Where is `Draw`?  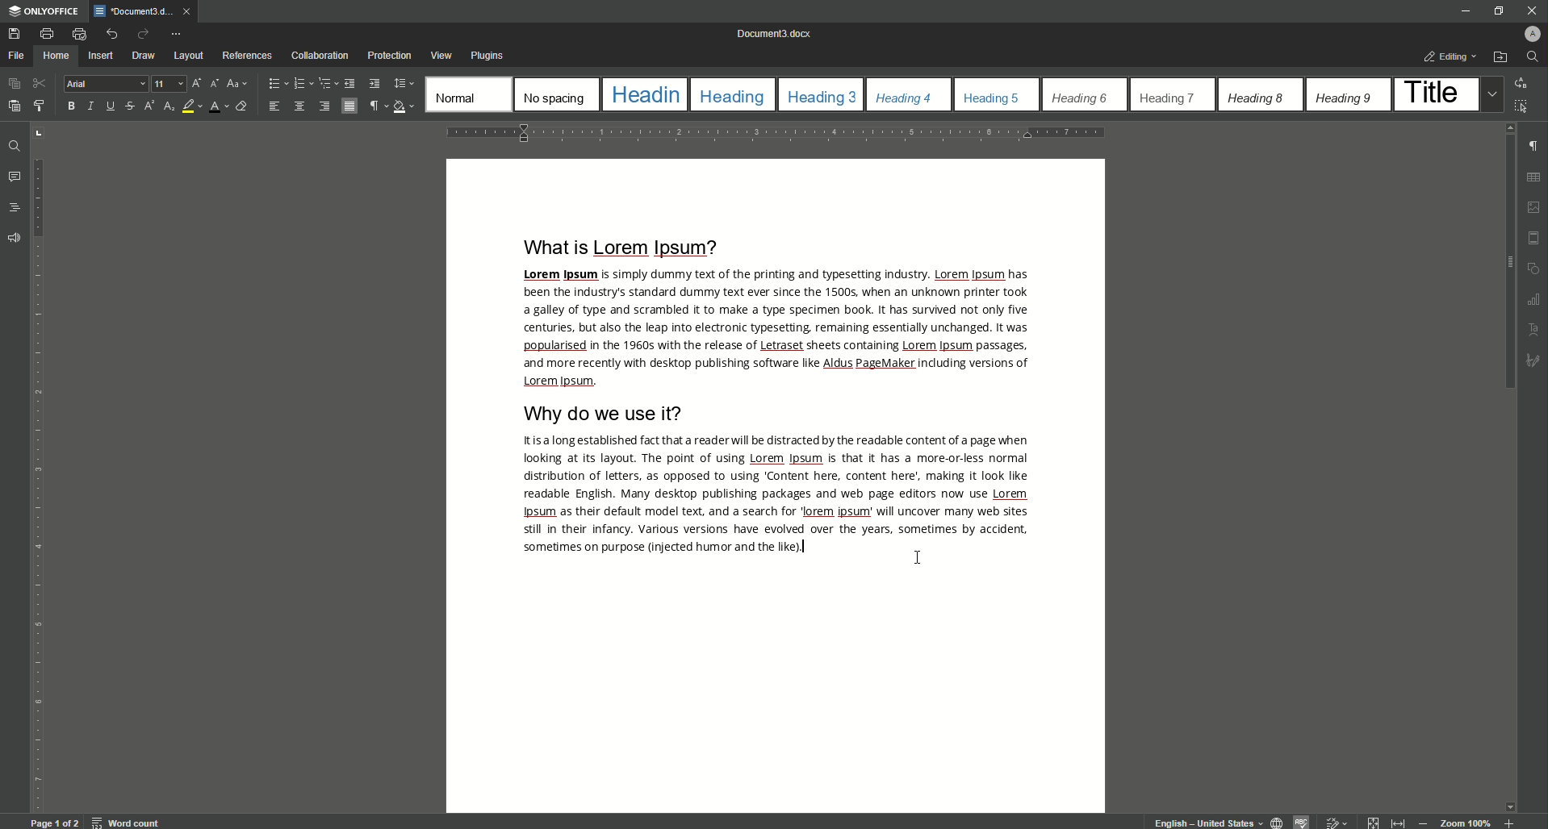 Draw is located at coordinates (145, 55).